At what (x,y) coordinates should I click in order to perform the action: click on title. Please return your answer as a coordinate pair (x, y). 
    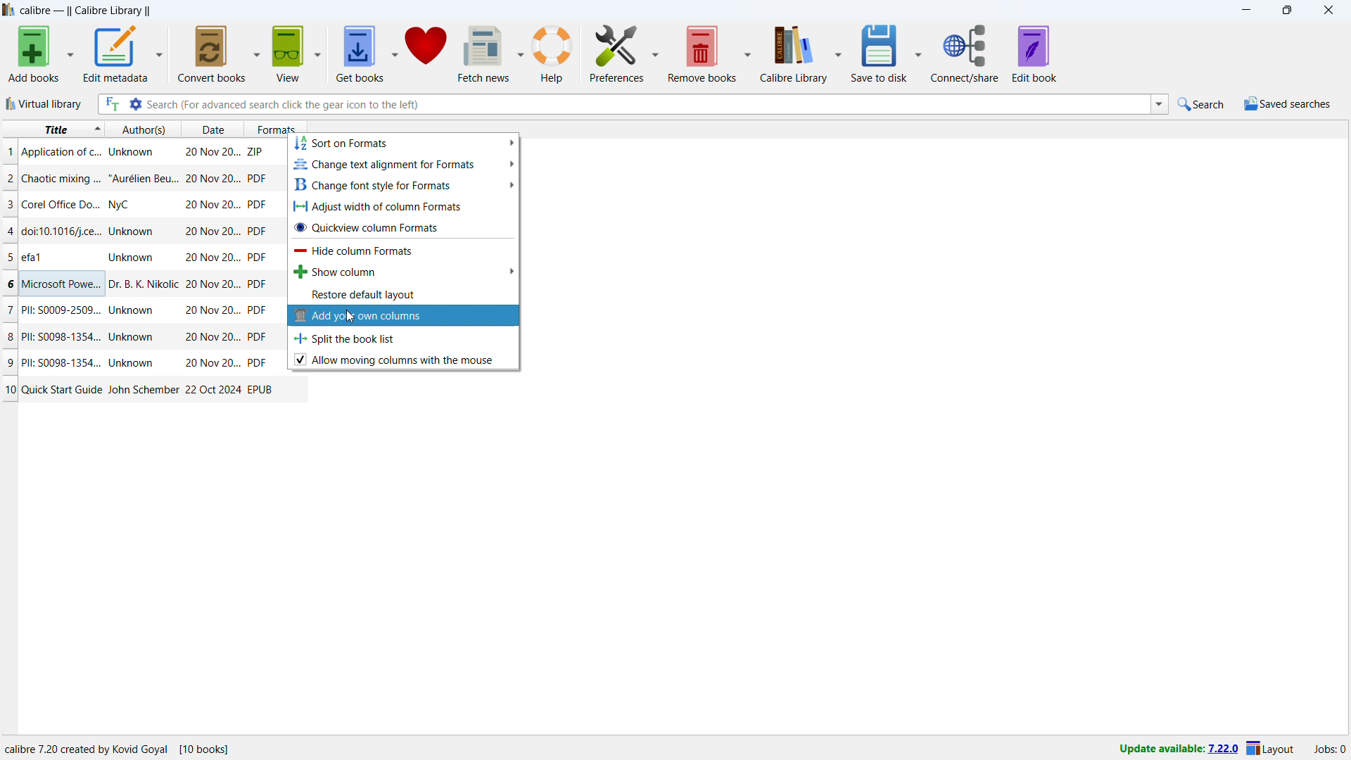
    Looking at the image, I should click on (61, 153).